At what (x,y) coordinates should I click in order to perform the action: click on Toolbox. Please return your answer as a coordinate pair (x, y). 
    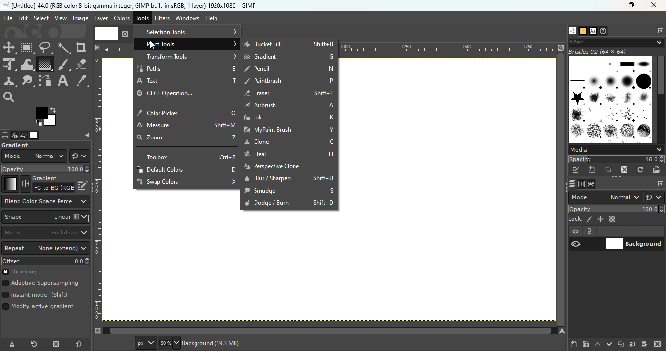
    Looking at the image, I should click on (186, 156).